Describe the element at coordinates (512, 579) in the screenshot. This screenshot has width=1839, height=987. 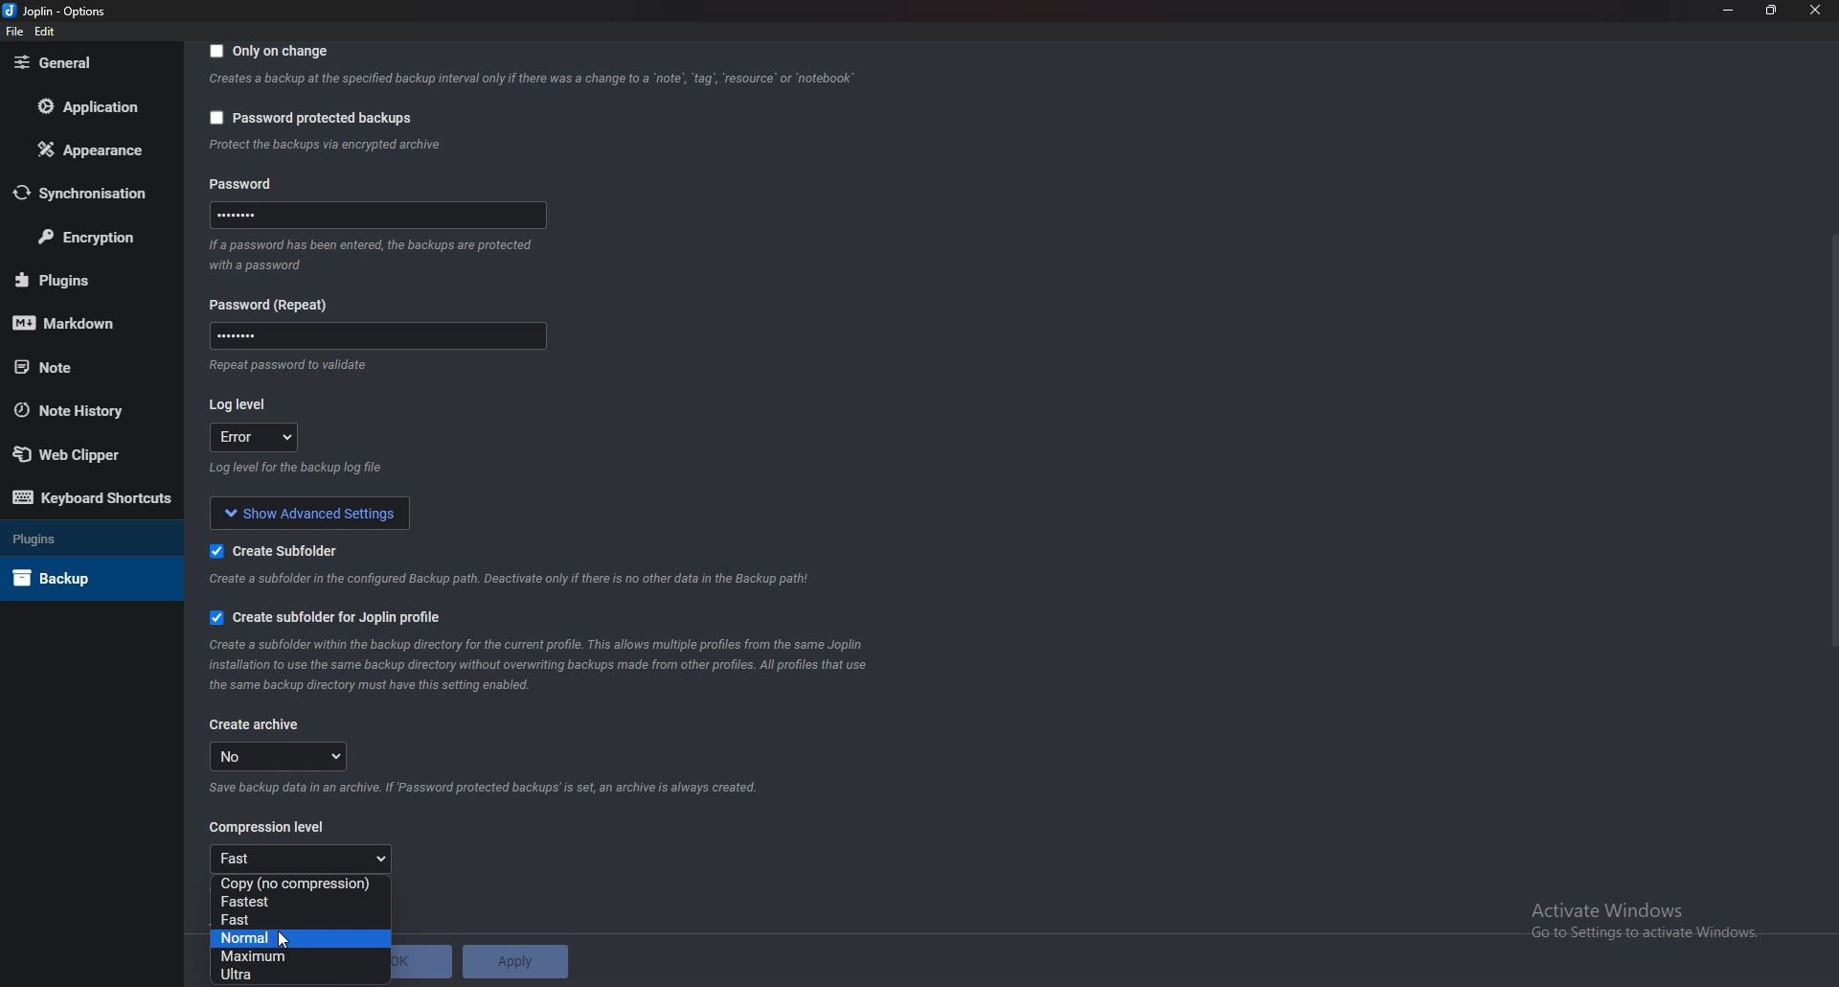
I see `Info on subfolderf` at that location.